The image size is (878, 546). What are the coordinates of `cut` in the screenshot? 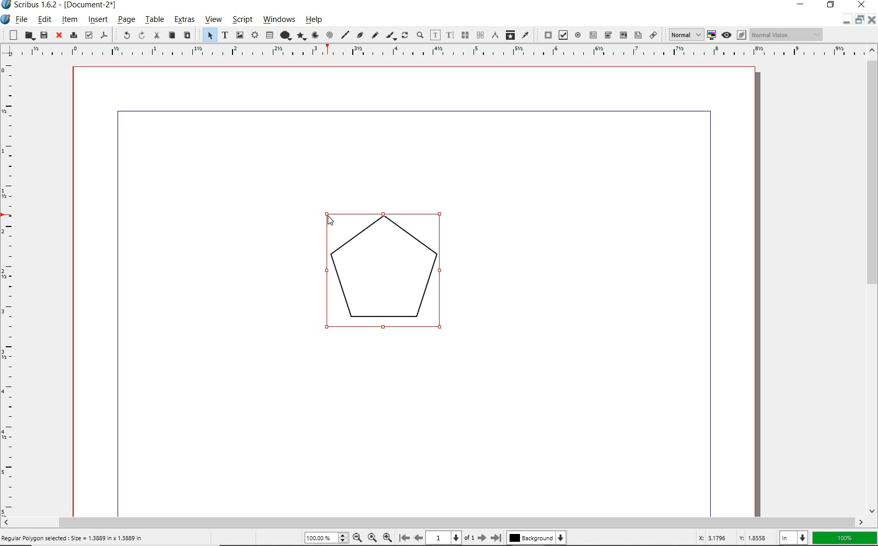 It's located at (158, 36).